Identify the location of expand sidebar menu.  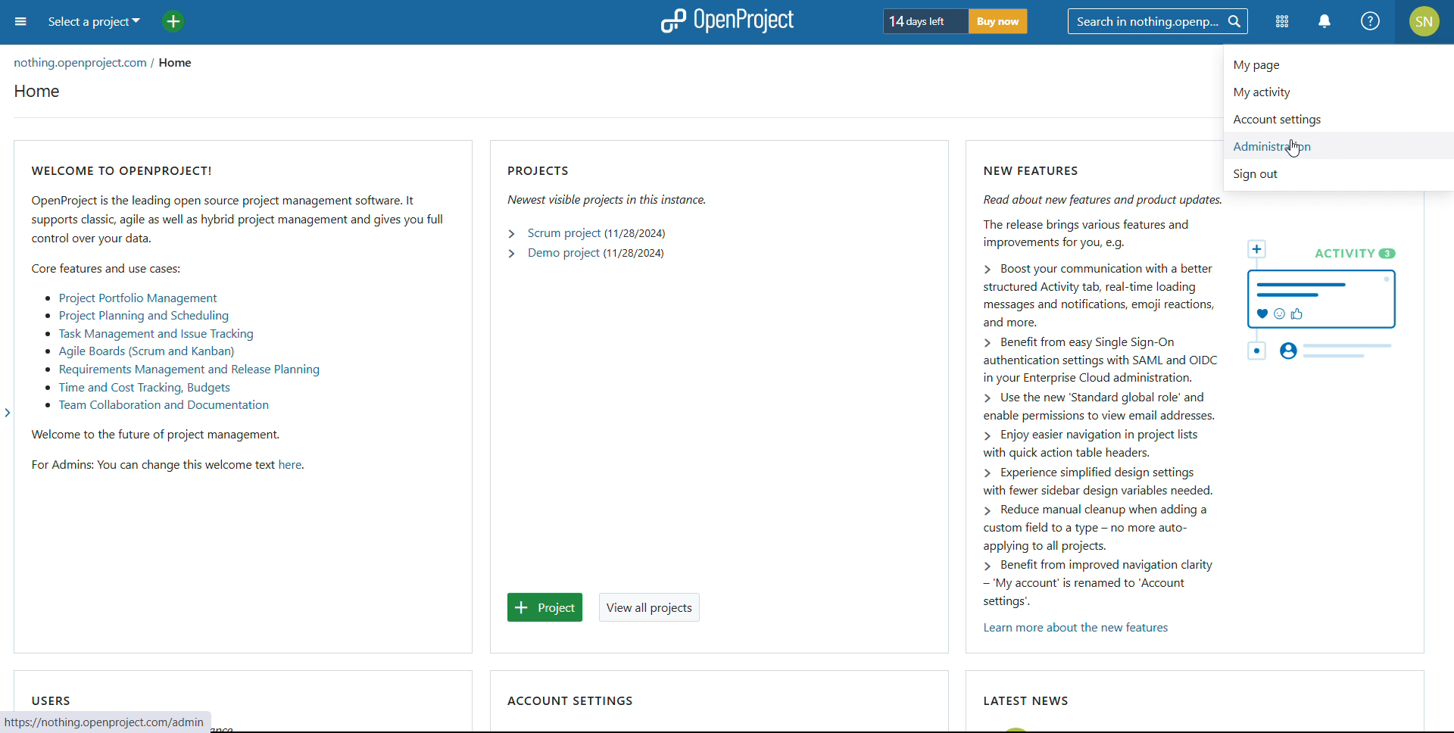
(8, 416).